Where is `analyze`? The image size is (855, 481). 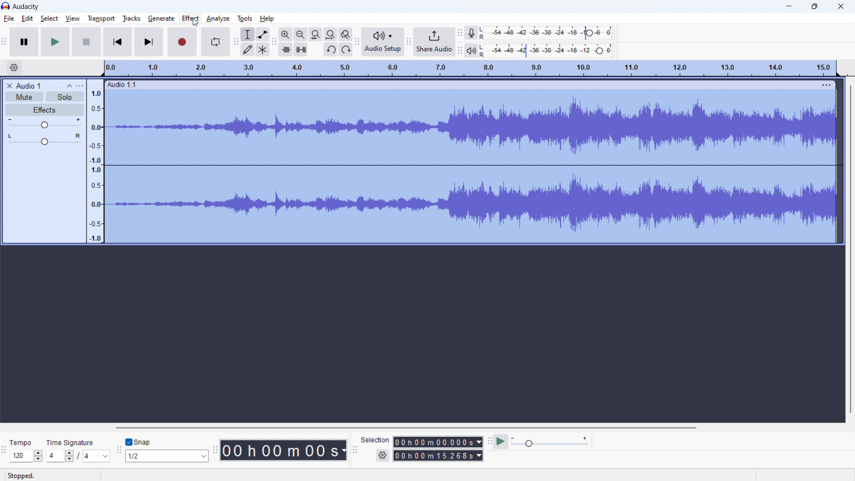 analyze is located at coordinates (217, 19).